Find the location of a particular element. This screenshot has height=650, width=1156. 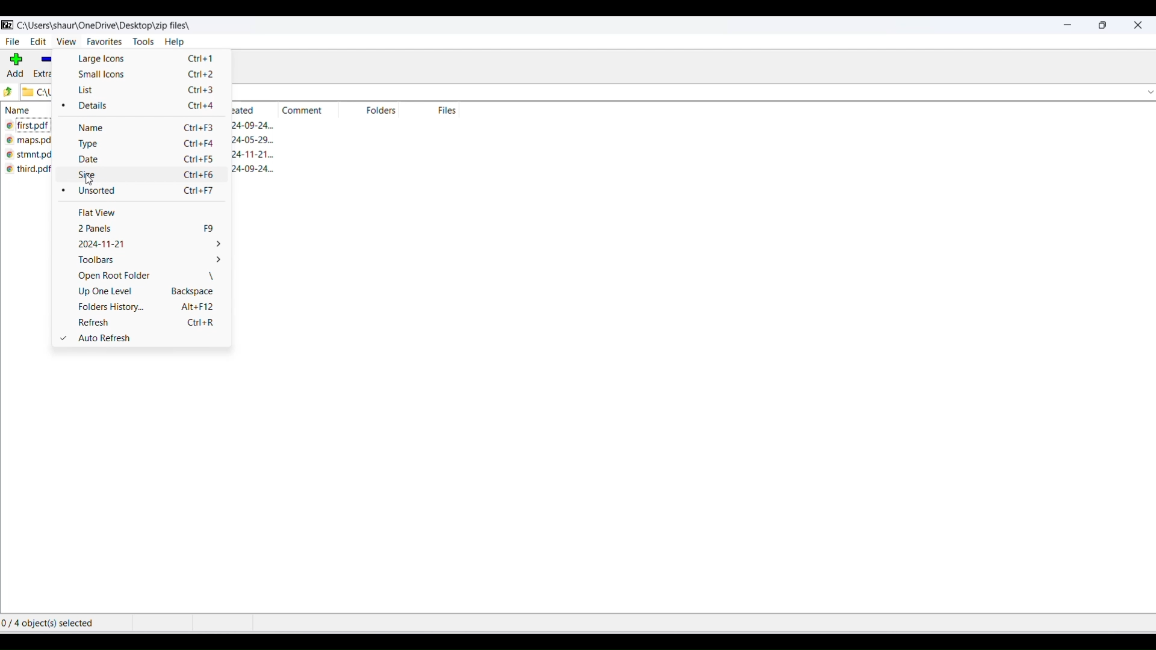

dropdown is located at coordinates (1149, 93).